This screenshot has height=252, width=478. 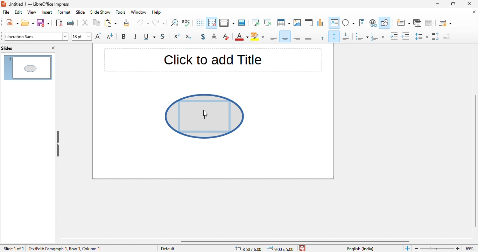 What do you see at coordinates (436, 37) in the screenshot?
I see `increase paragraph spacing` at bounding box center [436, 37].